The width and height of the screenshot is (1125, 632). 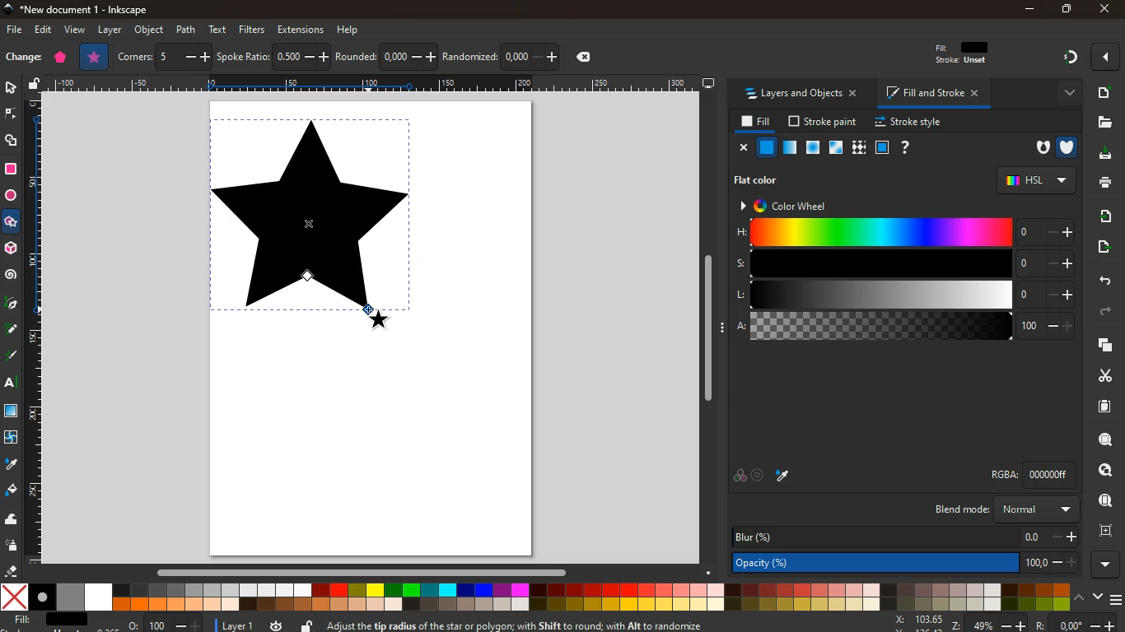 What do you see at coordinates (376, 317) in the screenshot?
I see `Shape cursor` at bounding box center [376, 317].